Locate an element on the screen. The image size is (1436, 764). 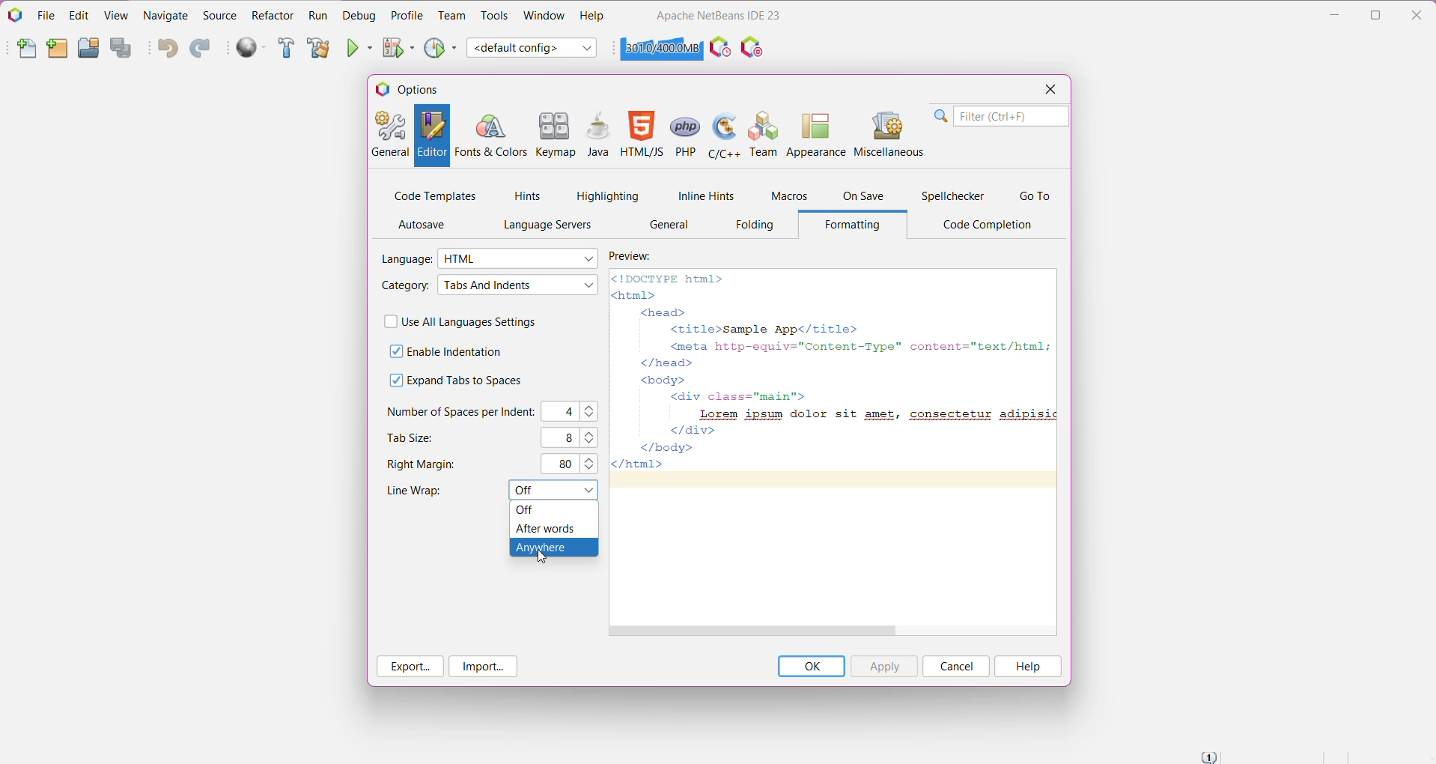
<html> is located at coordinates (638, 295).